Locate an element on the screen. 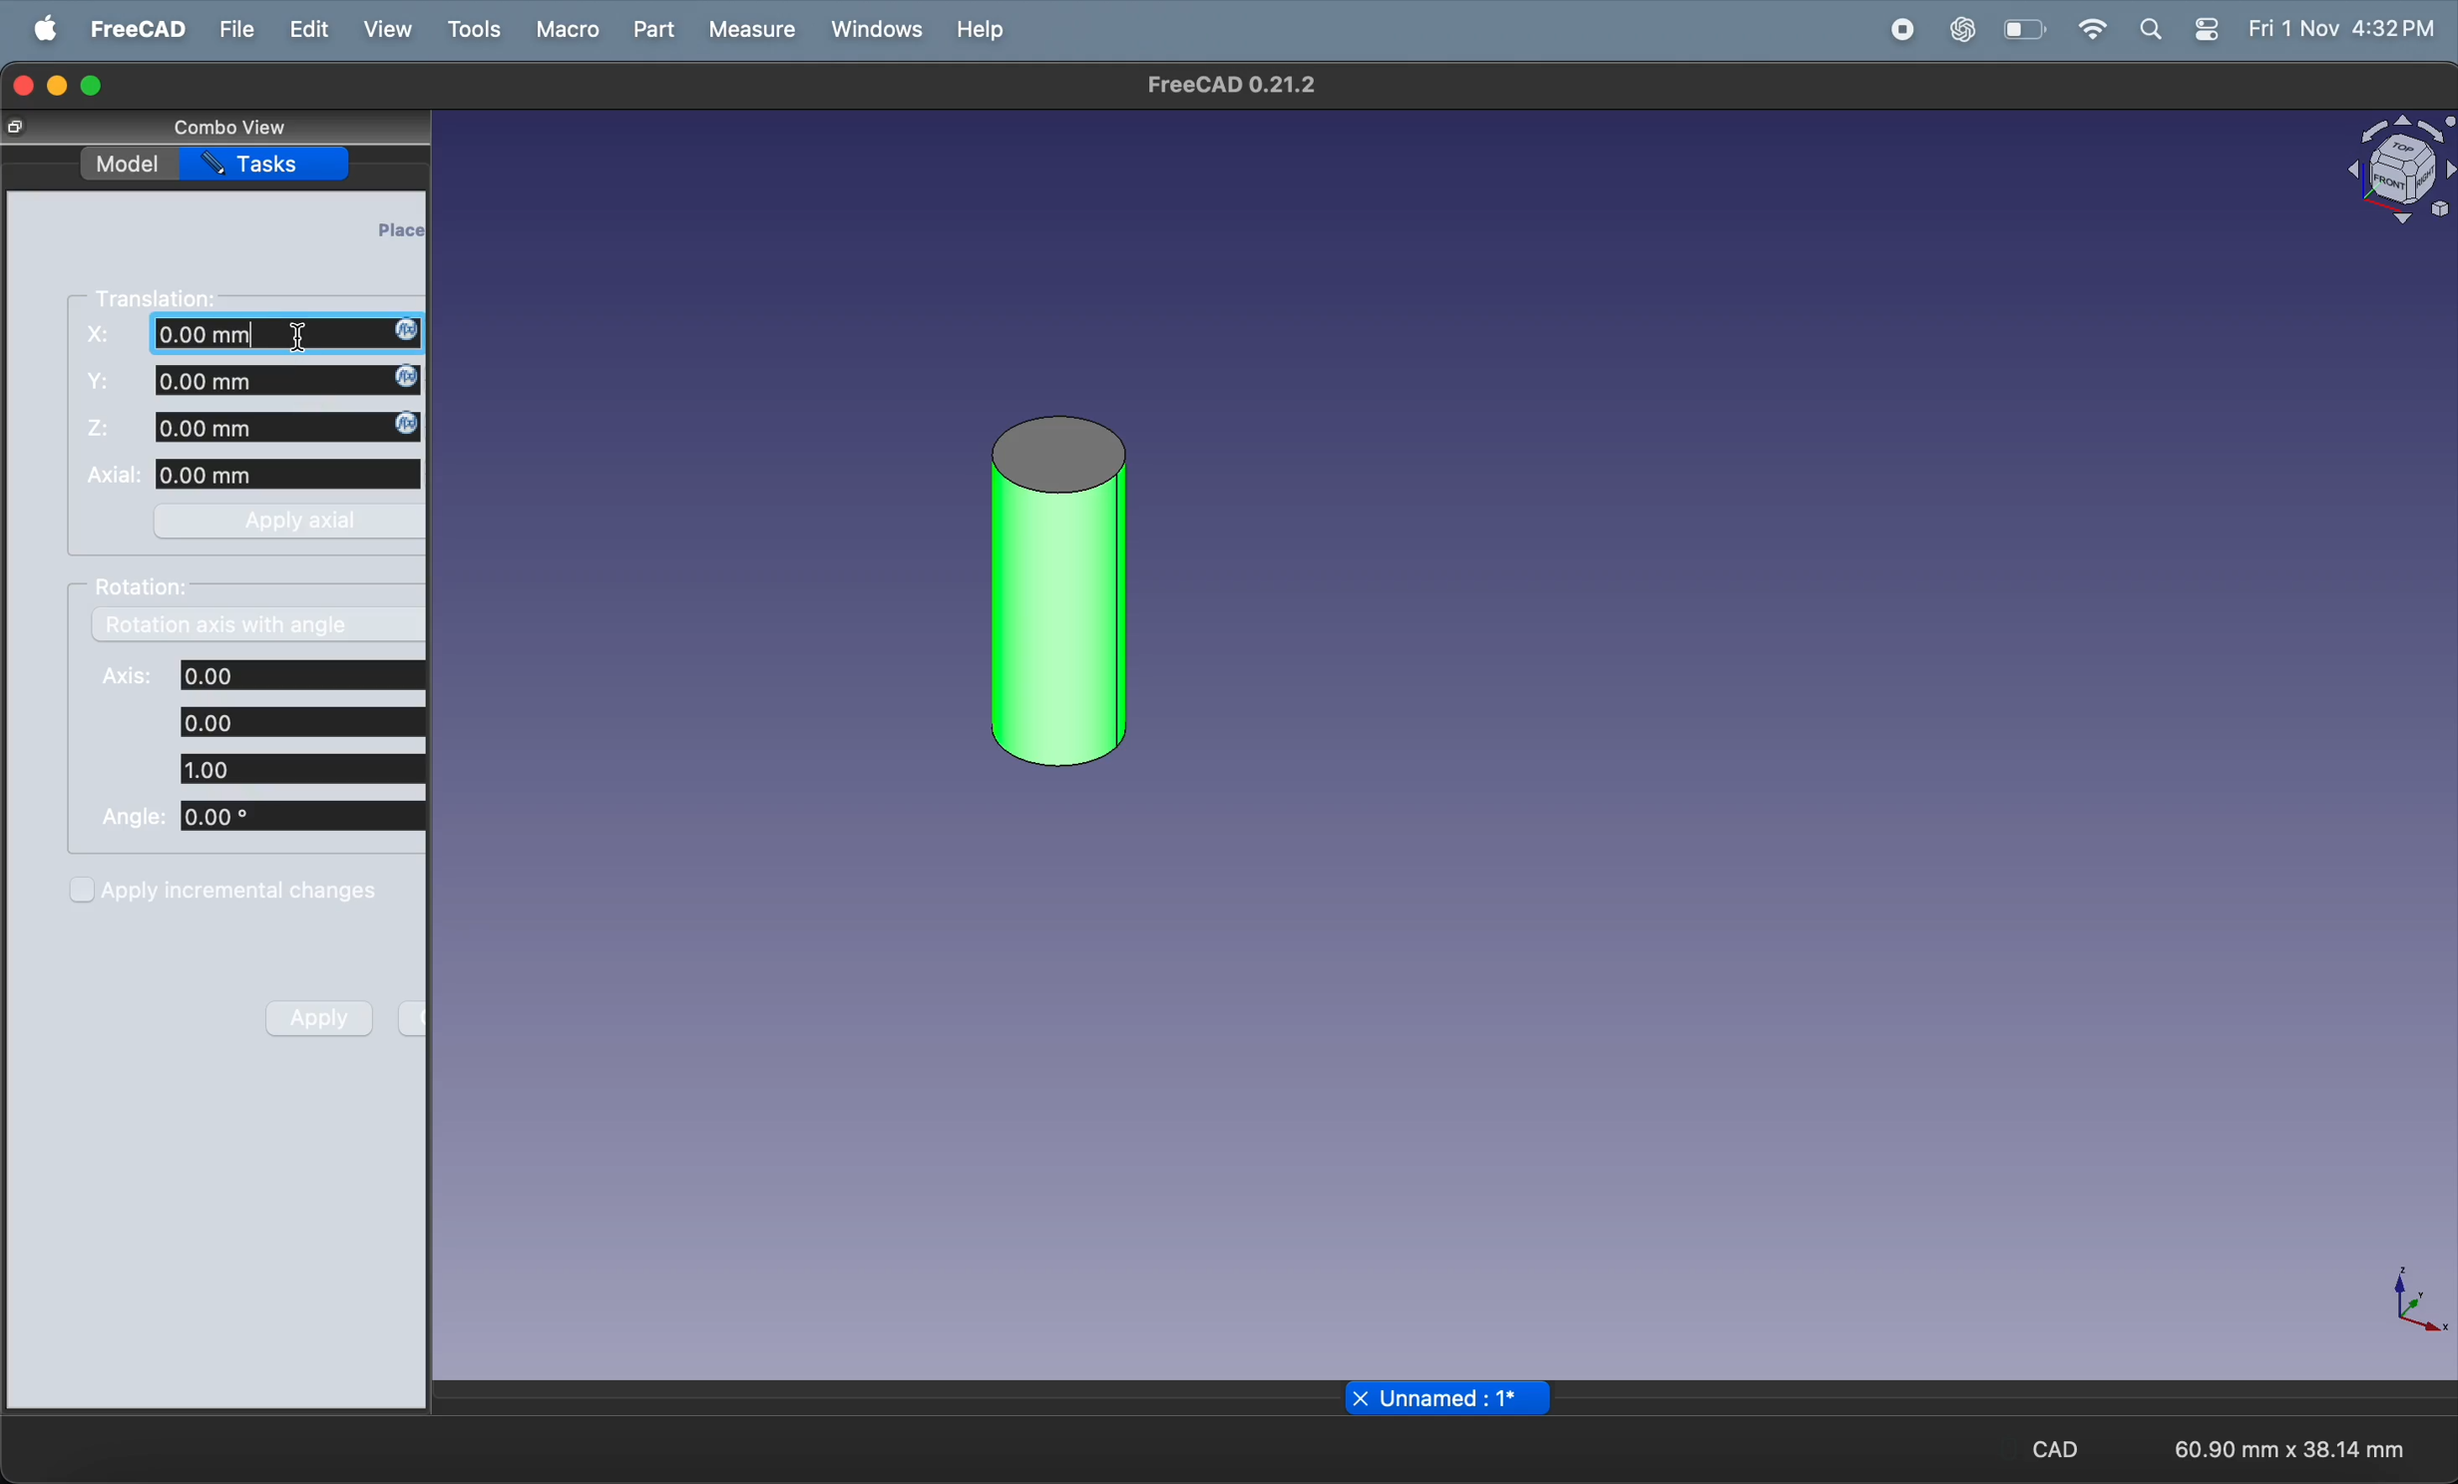 This screenshot has width=2458, height=1484. measure is located at coordinates (750, 29).